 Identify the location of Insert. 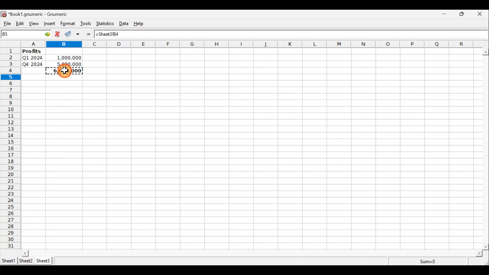
(50, 24).